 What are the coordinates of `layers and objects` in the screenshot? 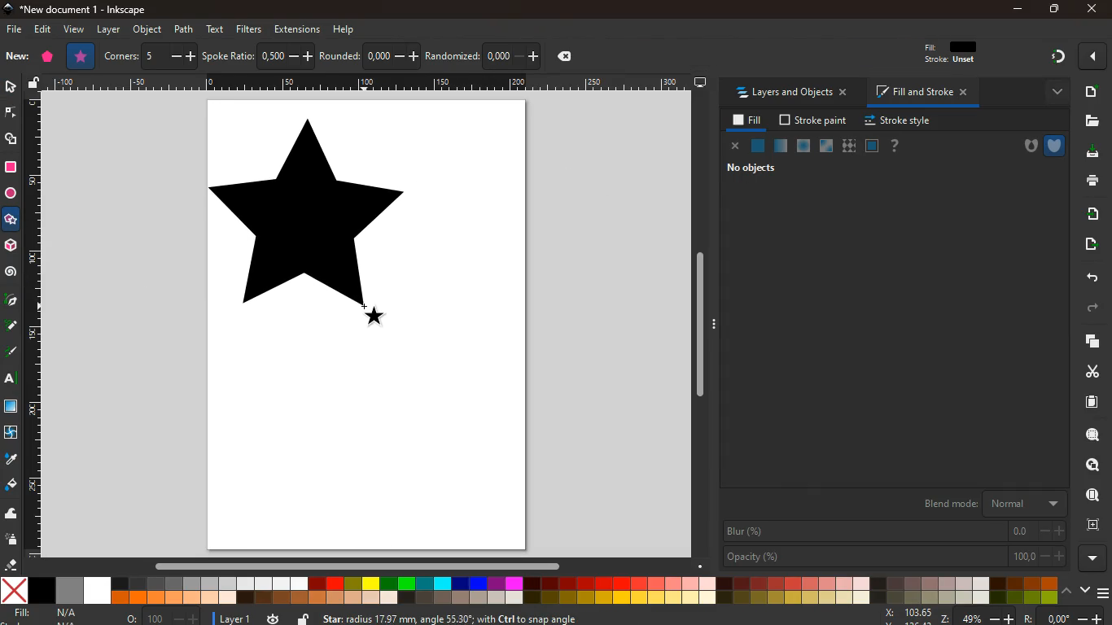 It's located at (791, 93).